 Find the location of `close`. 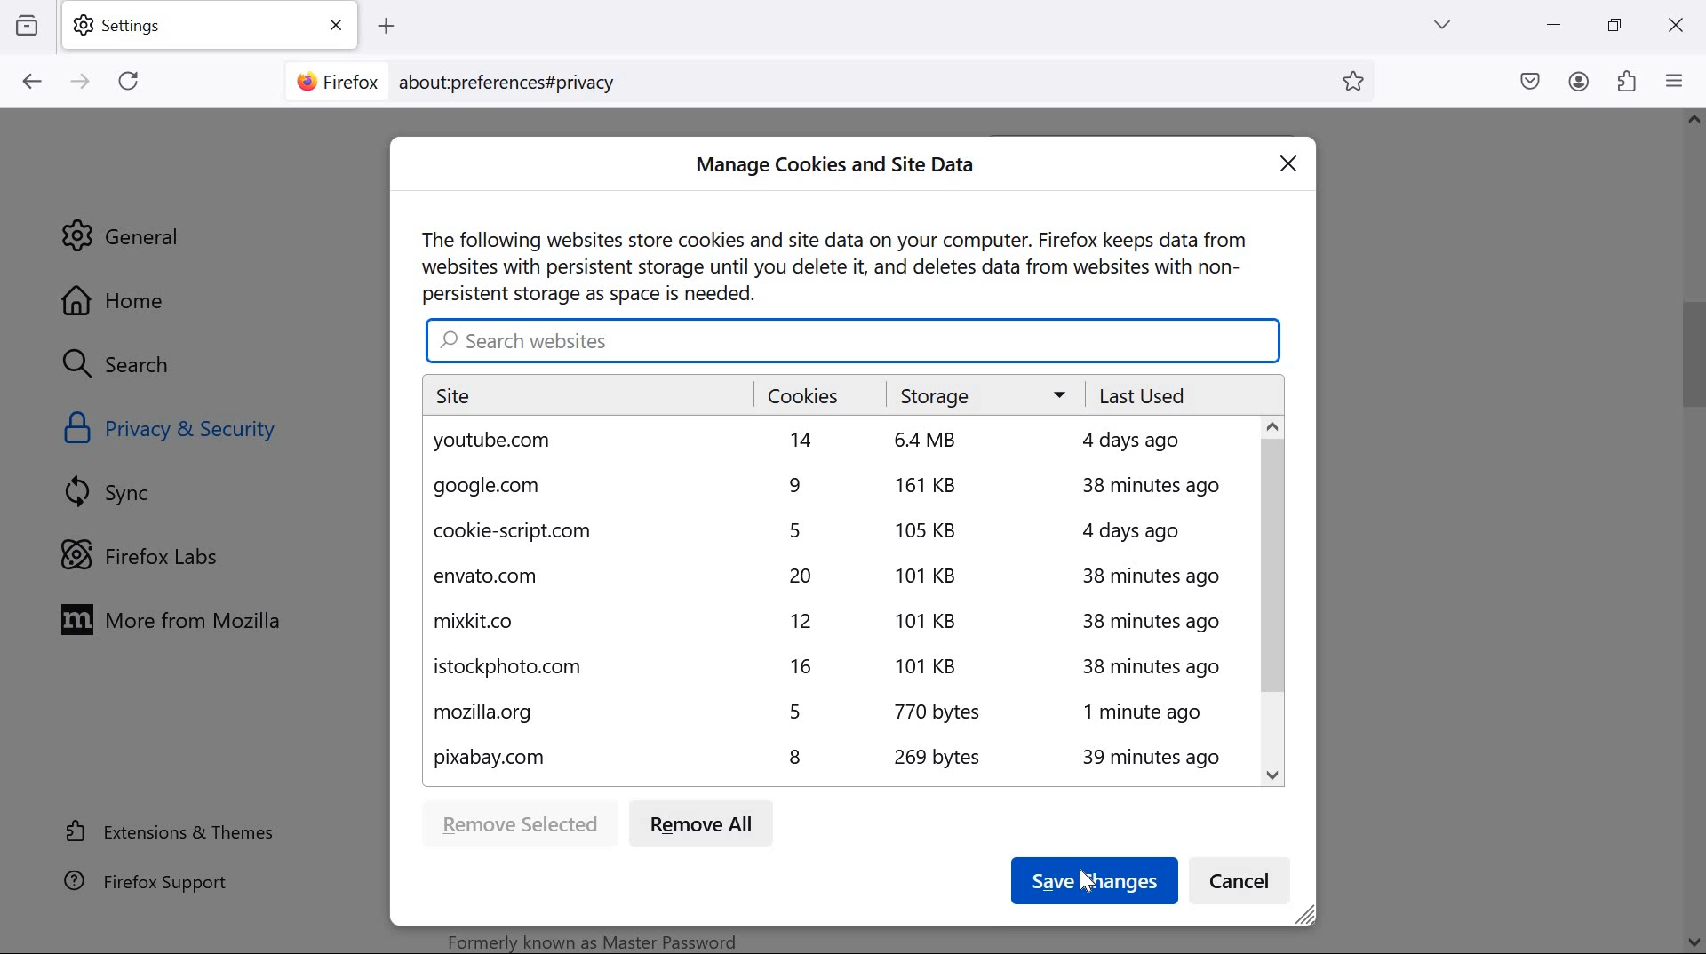

close is located at coordinates (1674, 28).